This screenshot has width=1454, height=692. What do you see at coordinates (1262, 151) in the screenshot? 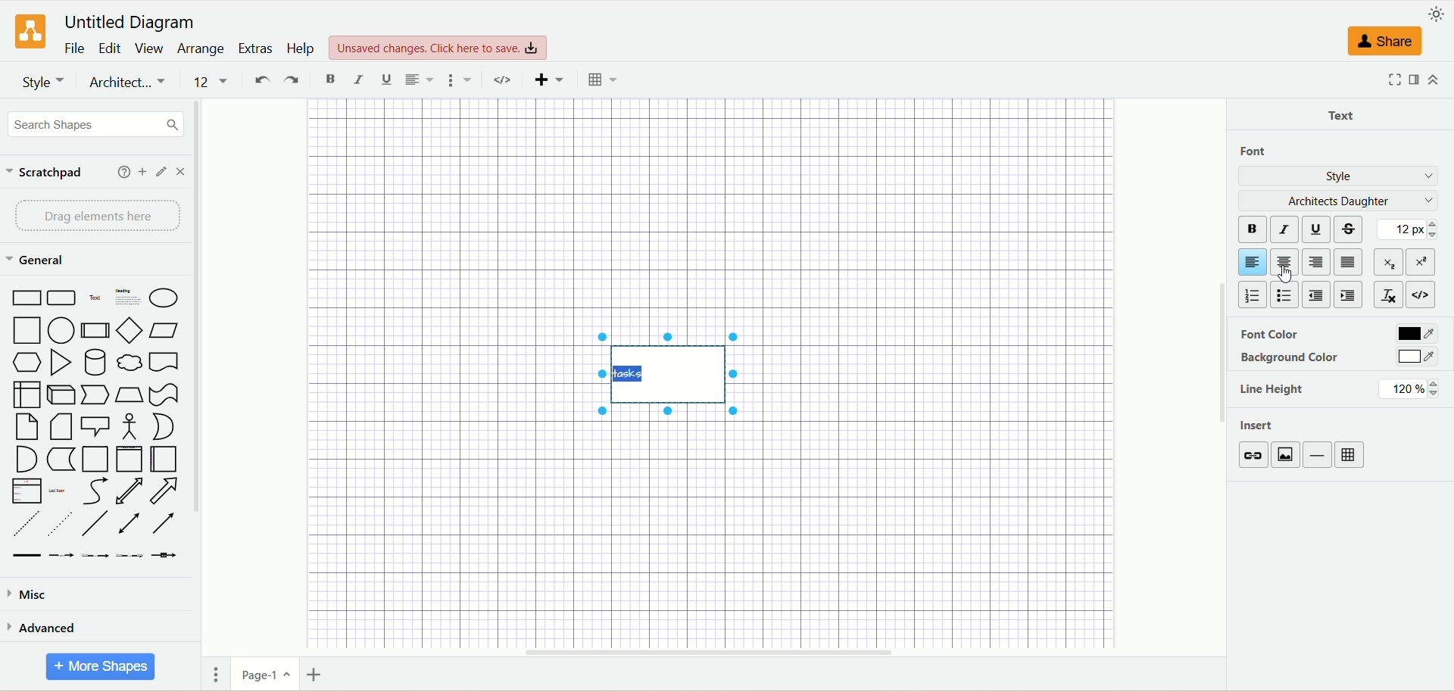
I see `font` at bounding box center [1262, 151].